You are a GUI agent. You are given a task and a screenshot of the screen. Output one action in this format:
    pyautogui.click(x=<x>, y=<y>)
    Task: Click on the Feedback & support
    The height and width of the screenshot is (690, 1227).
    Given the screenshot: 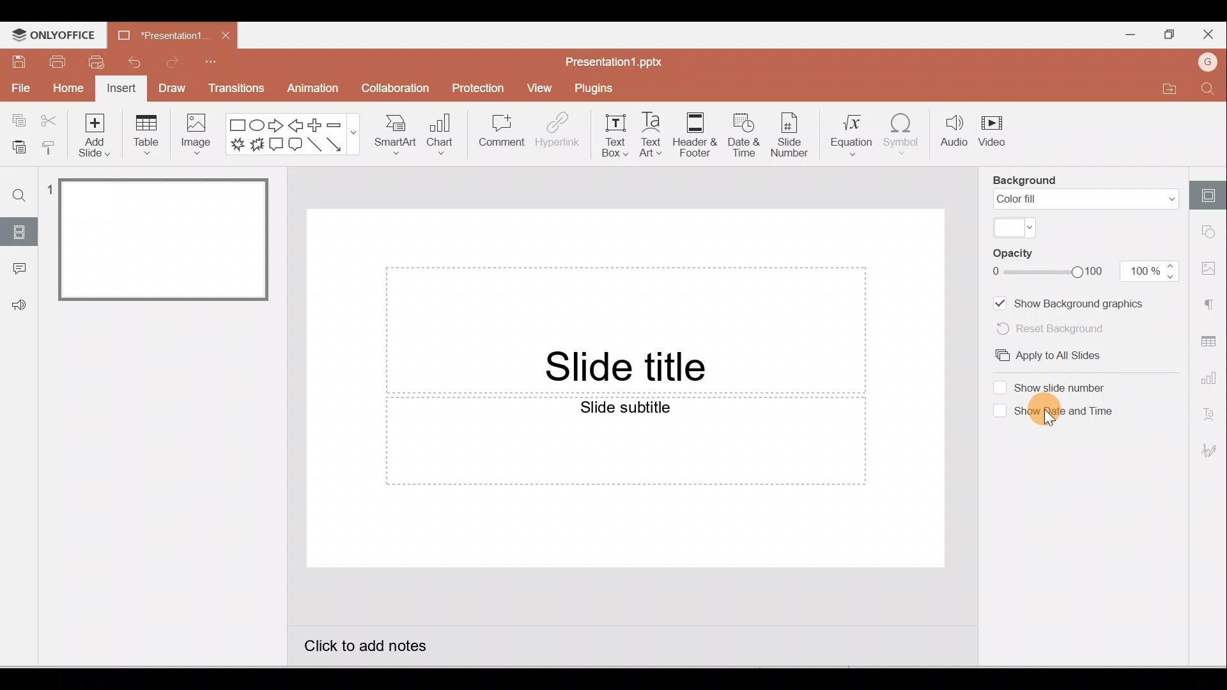 What is the action you would take?
    pyautogui.click(x=20, y=305)
    